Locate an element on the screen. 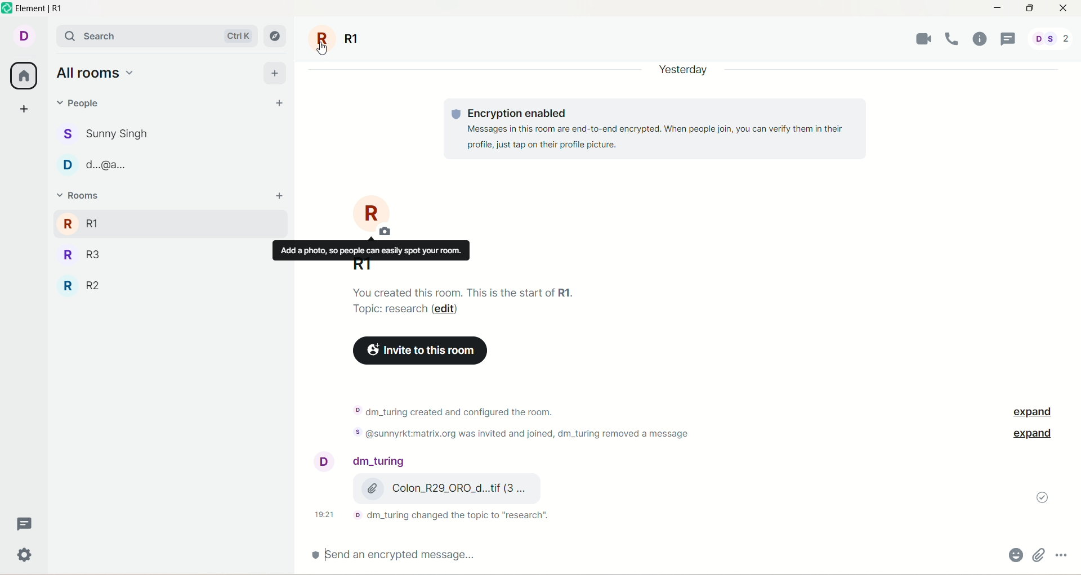 This screenshot has width=1081, height=575. account is located at coordinates (23, 37).